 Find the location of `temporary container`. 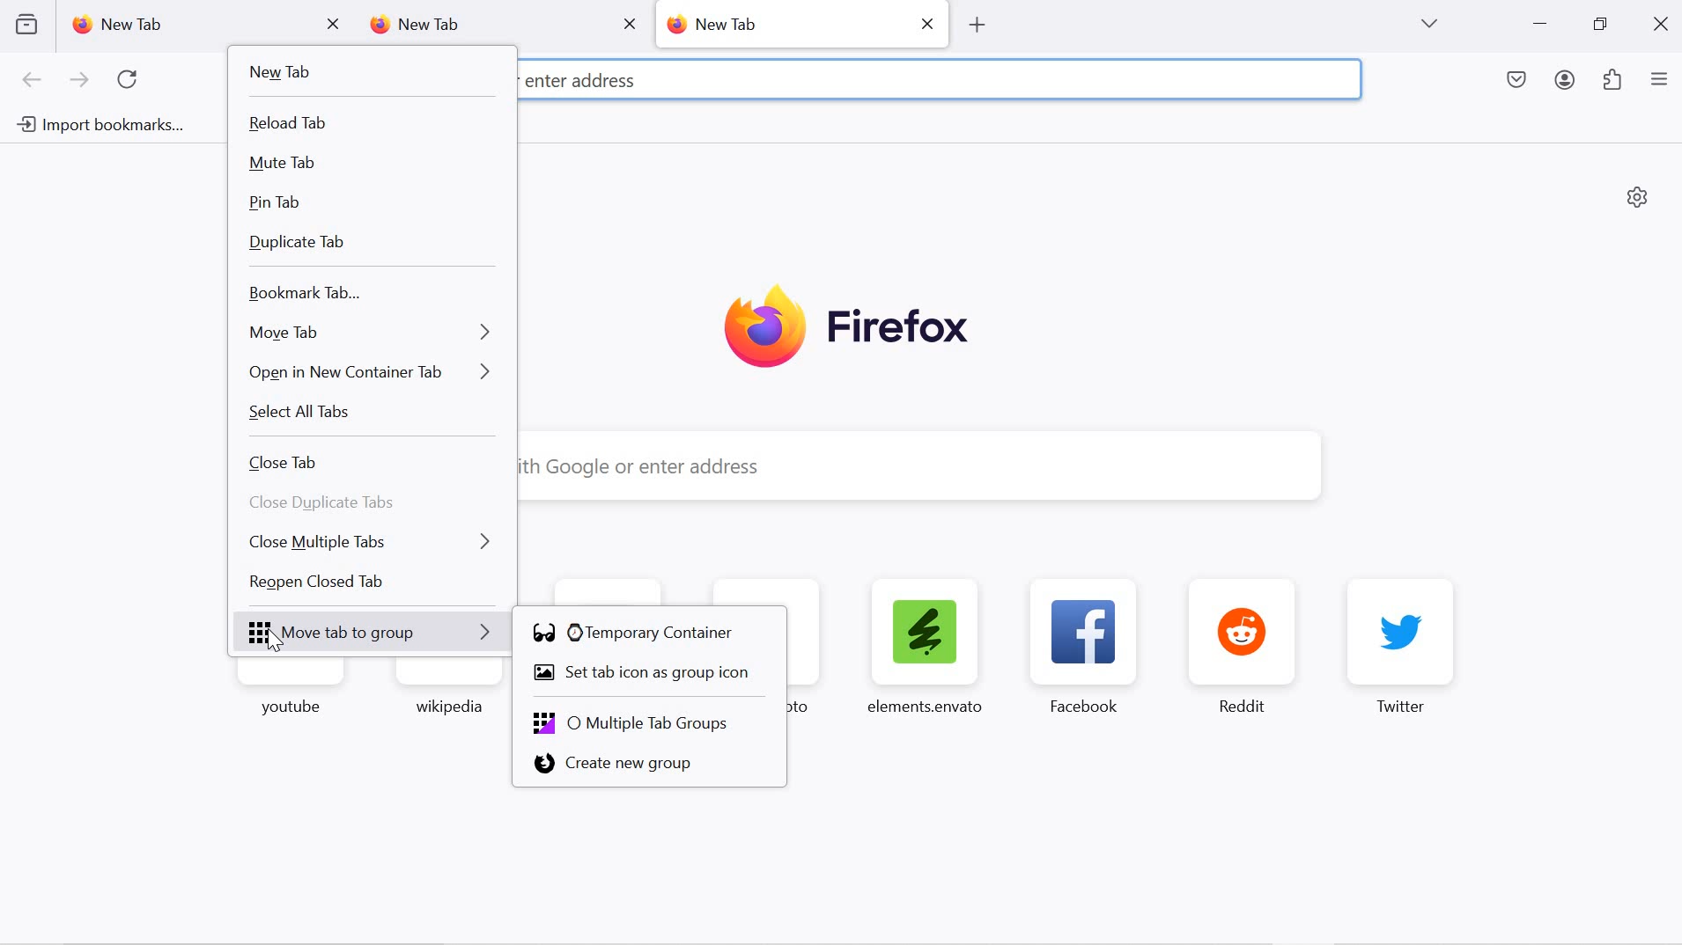

temporary container is located at coordinates (649, 633).